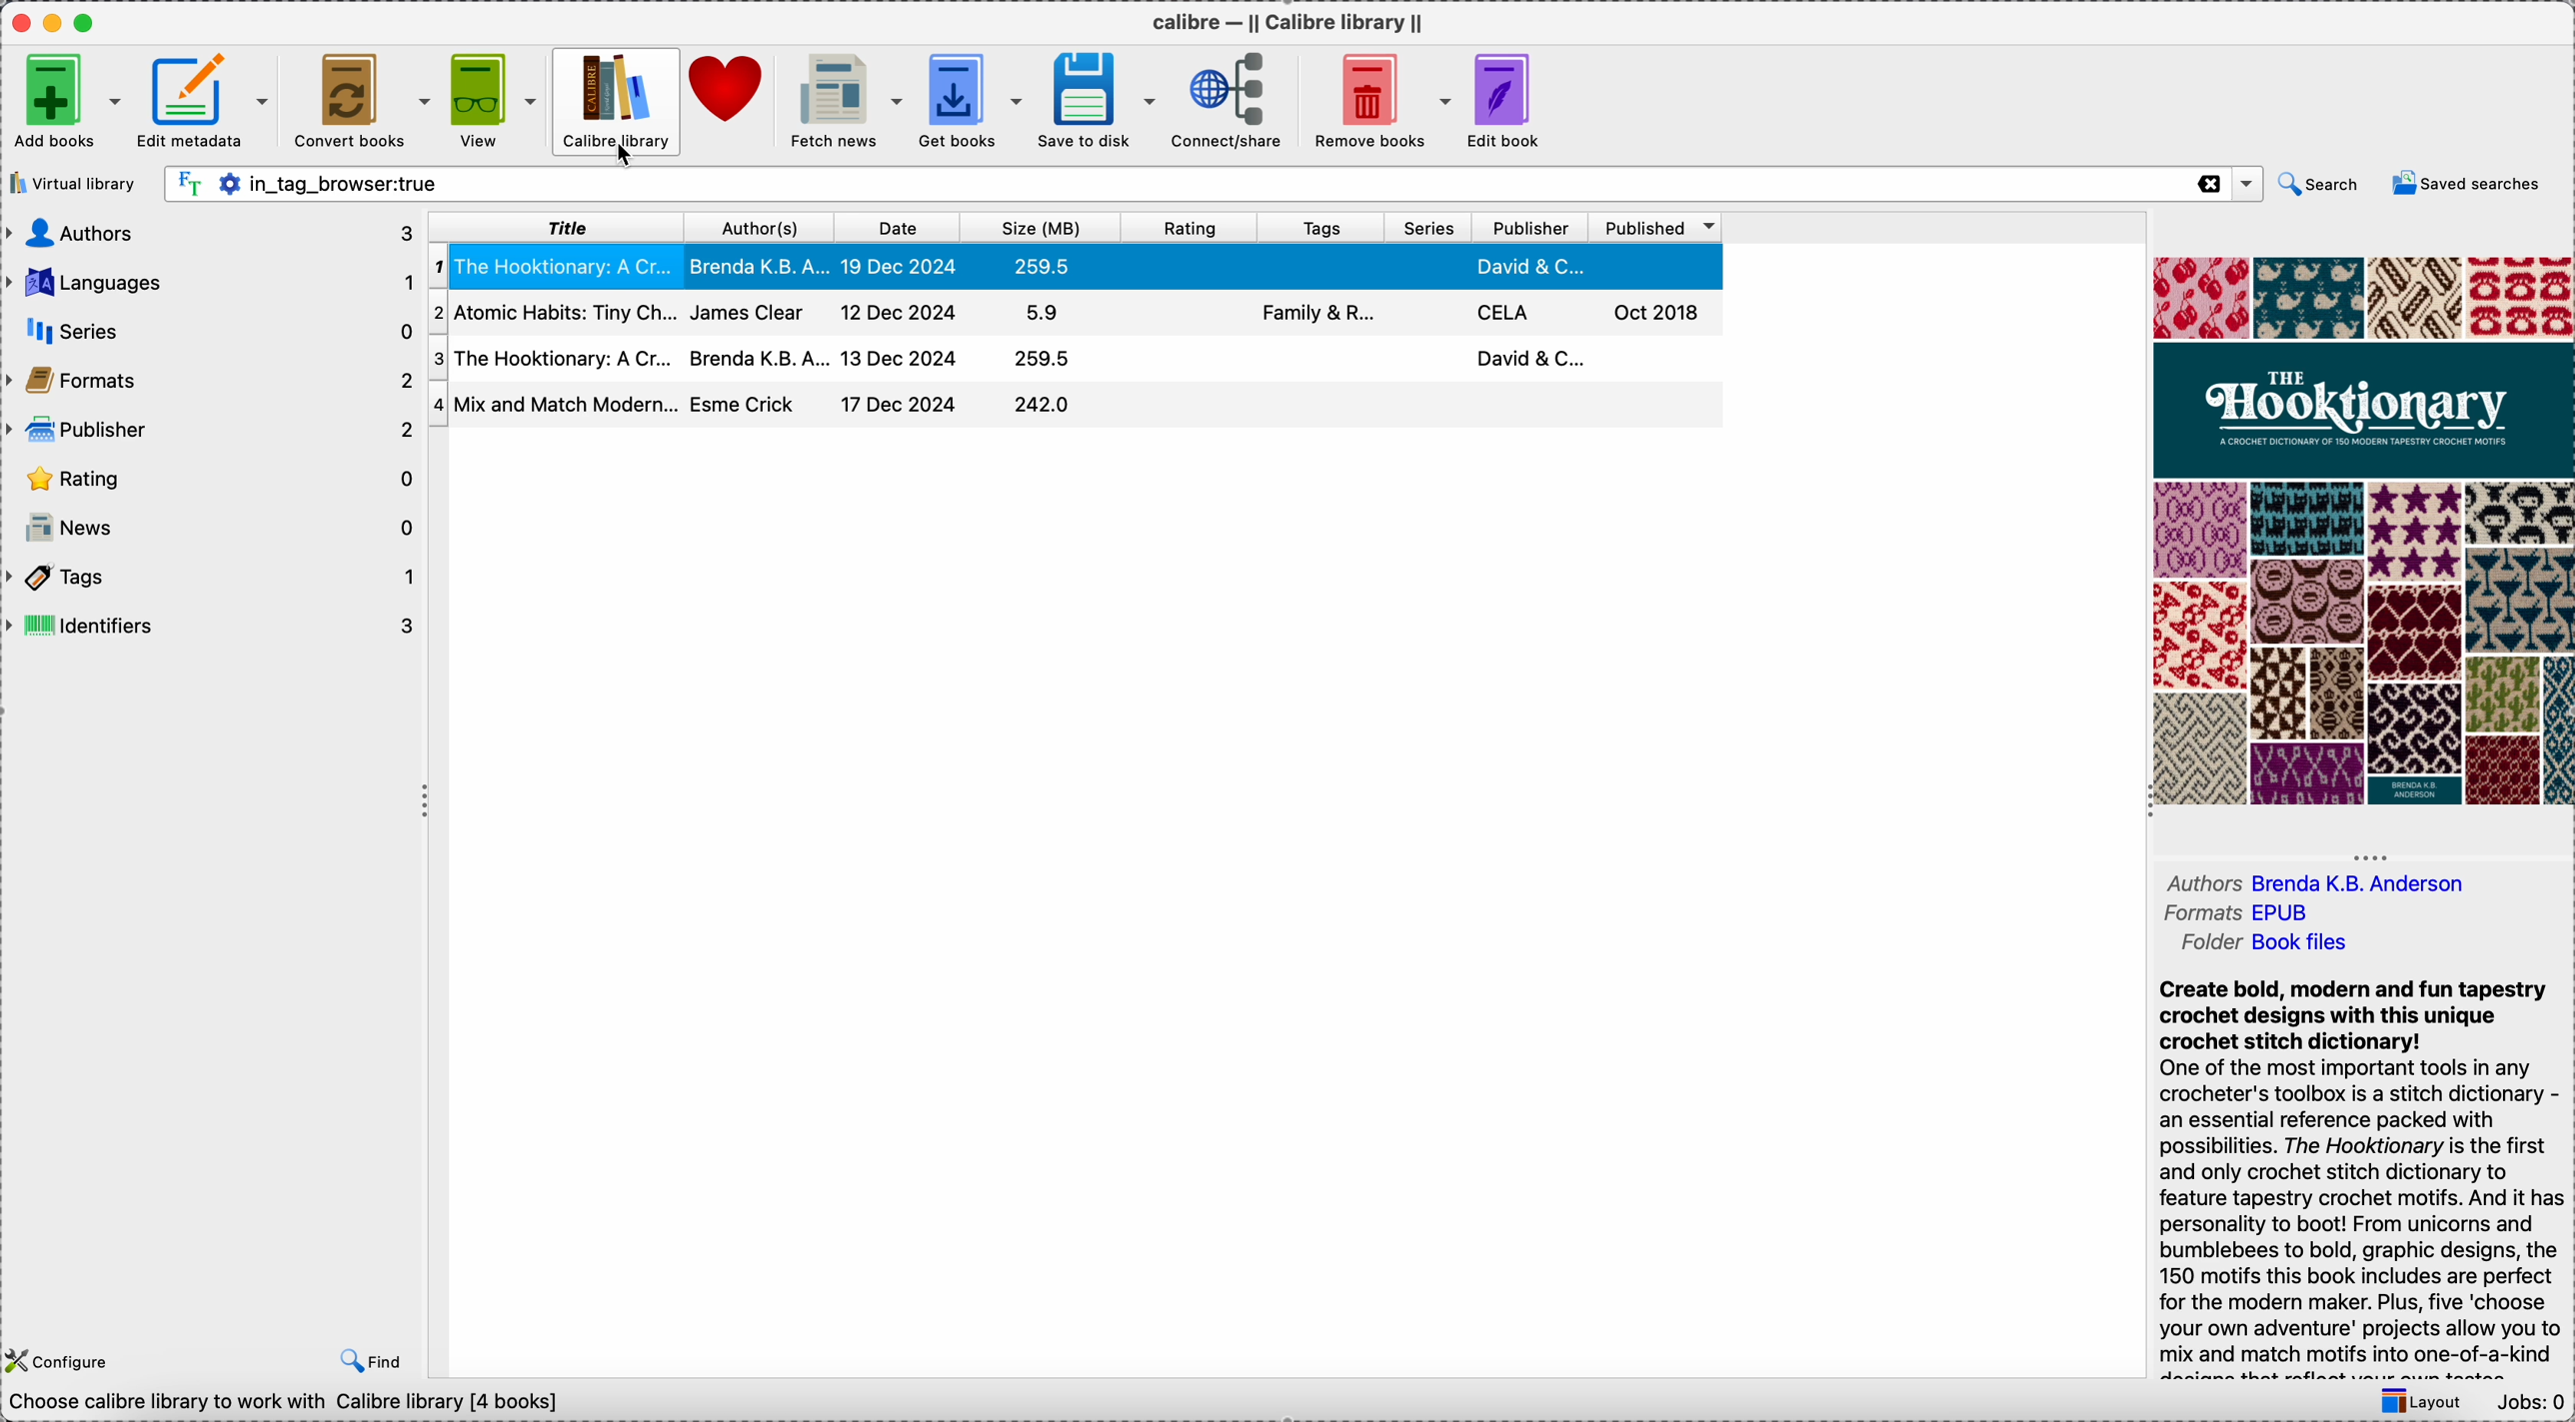  I want to click on close, so click(2207, 184).